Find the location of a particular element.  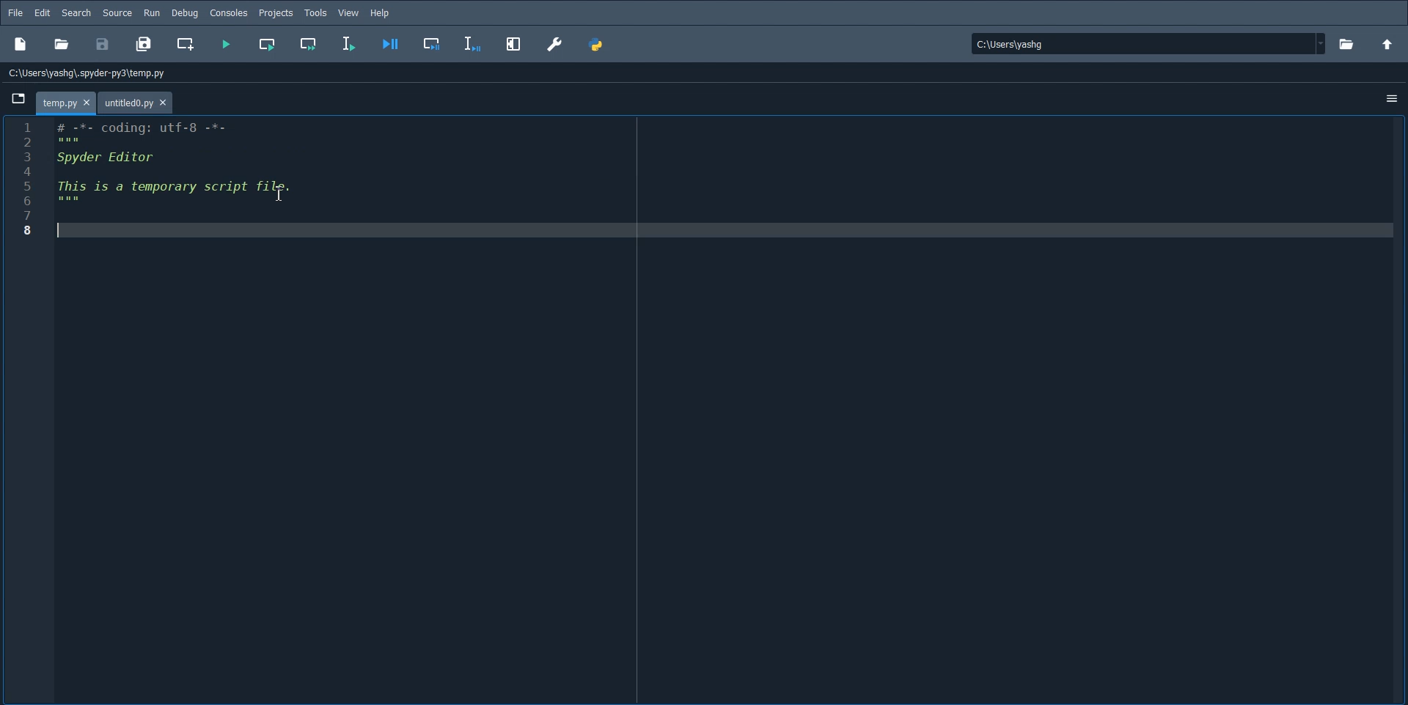

Change the parent directory is located at coordinates (1389, 43).